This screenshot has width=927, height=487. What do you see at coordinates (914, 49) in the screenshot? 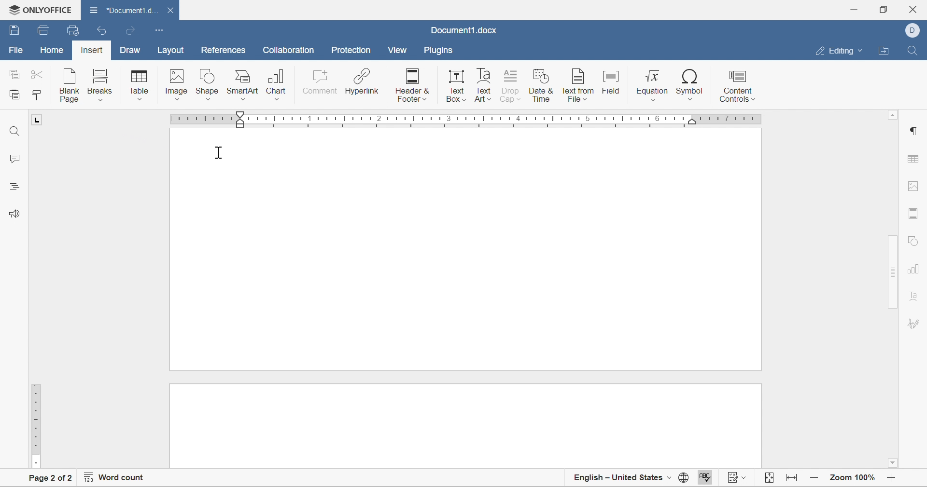
I see `Search` at bounding box center [914, 49].